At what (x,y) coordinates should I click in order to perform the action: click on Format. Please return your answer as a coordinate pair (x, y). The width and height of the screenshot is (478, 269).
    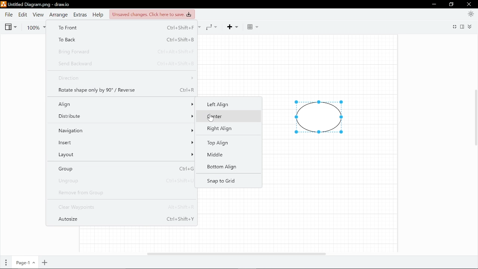
    Looking at the image, I should click on (463, 27).